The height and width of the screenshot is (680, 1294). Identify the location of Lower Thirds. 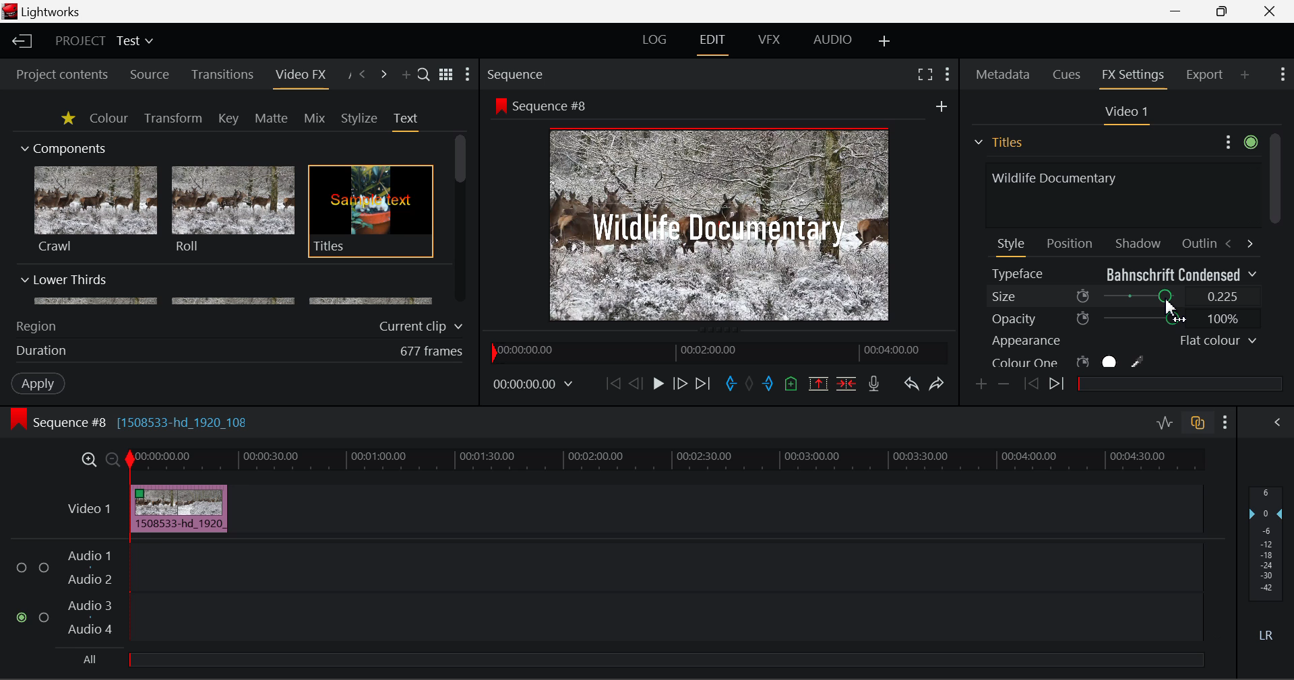
(228, 289).